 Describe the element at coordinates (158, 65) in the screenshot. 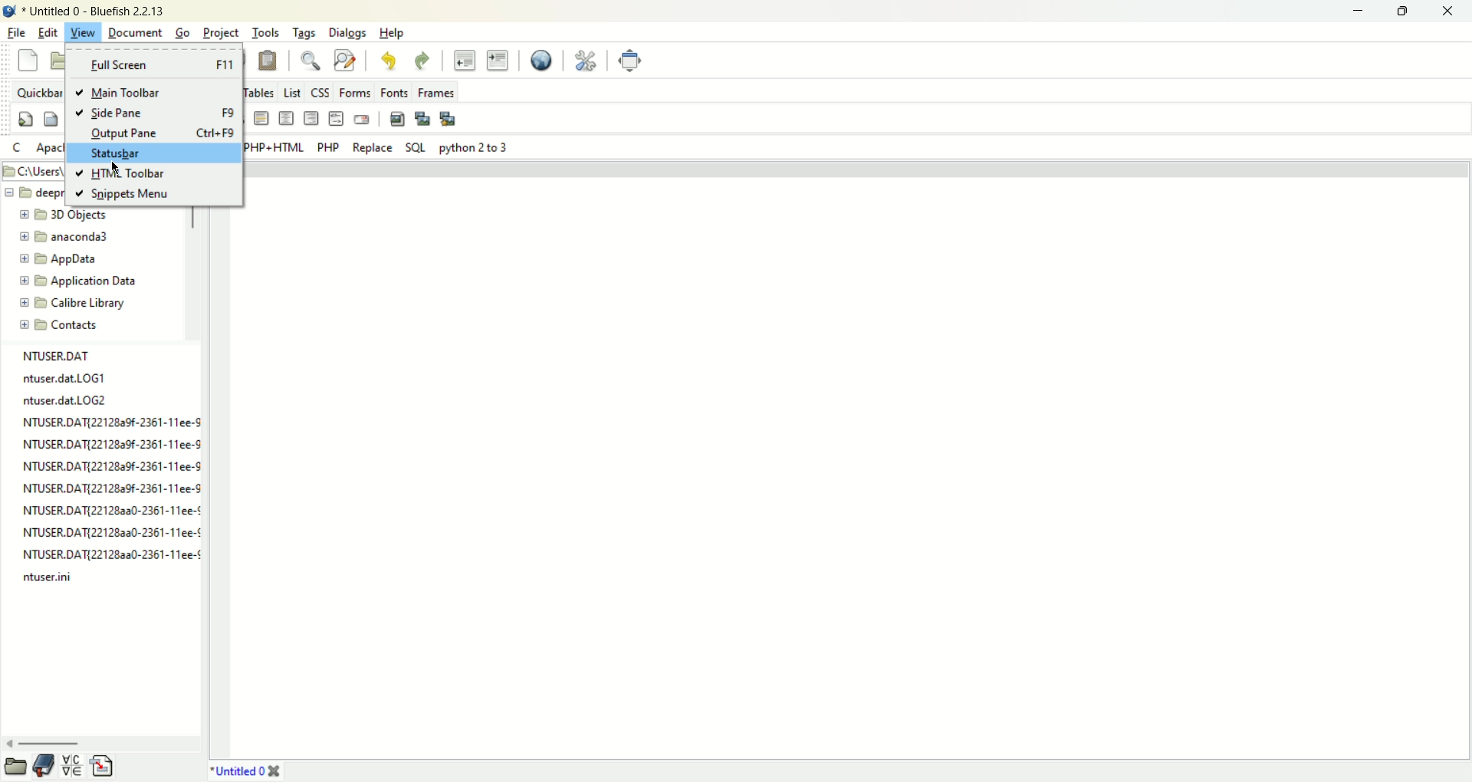

I see `full screen` at that location.